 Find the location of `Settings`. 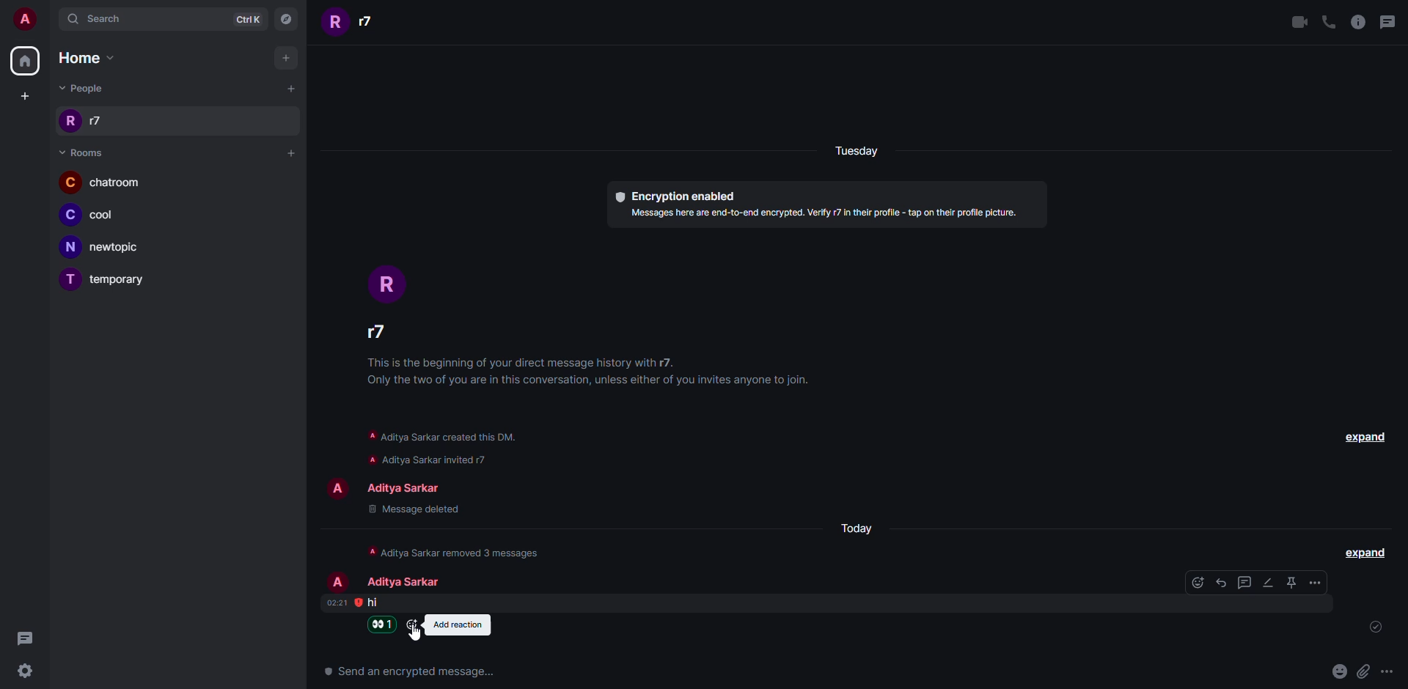

Settings is located at coordinates (30, 672).